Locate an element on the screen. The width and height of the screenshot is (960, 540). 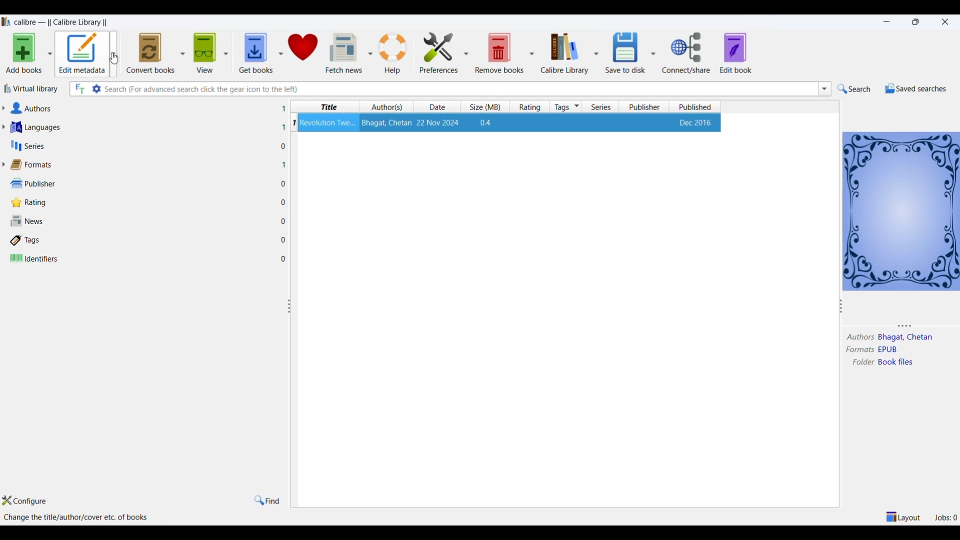
authors is located at coordinates (859, 337).